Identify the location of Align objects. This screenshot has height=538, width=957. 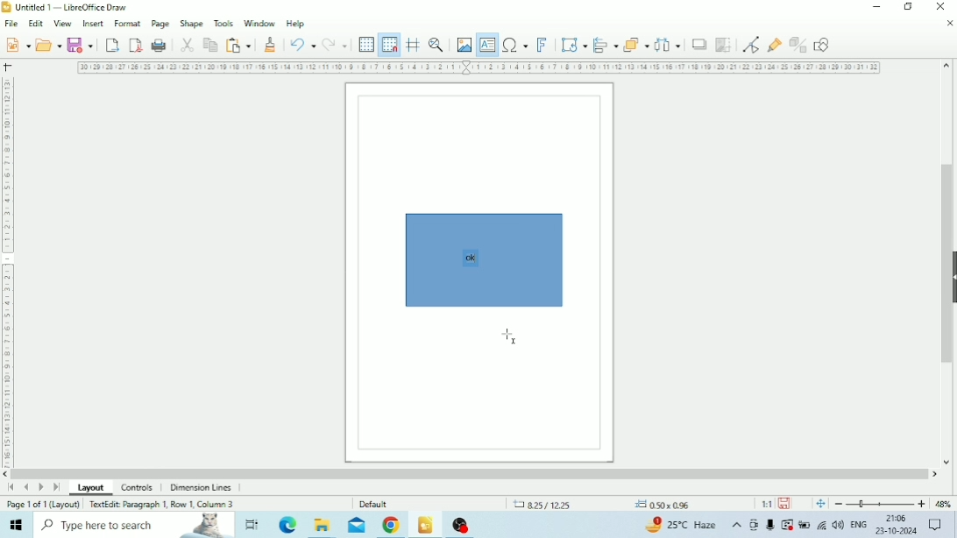
(605, 45).